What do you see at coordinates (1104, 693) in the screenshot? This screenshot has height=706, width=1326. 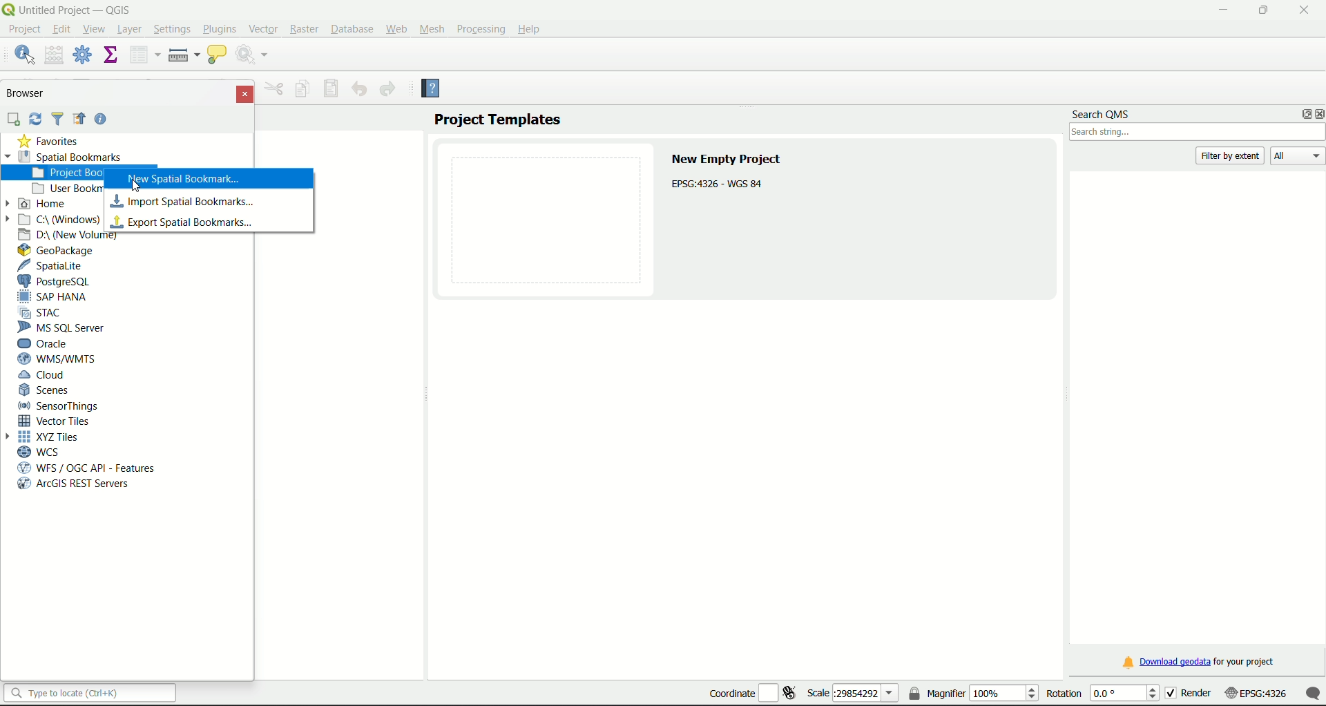 I see `rotation` at bounding box center [1104, 693].